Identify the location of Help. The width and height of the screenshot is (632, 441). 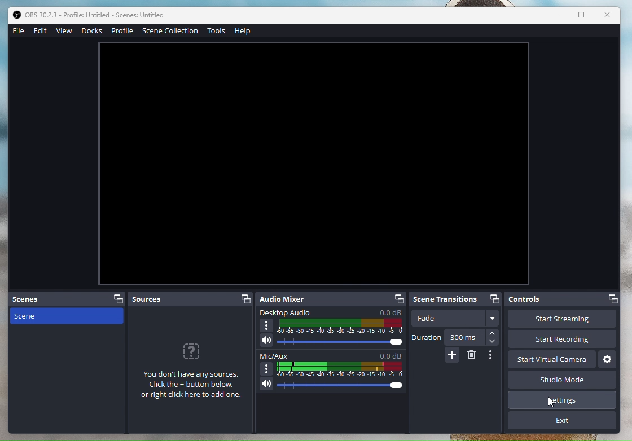
(244, 33).